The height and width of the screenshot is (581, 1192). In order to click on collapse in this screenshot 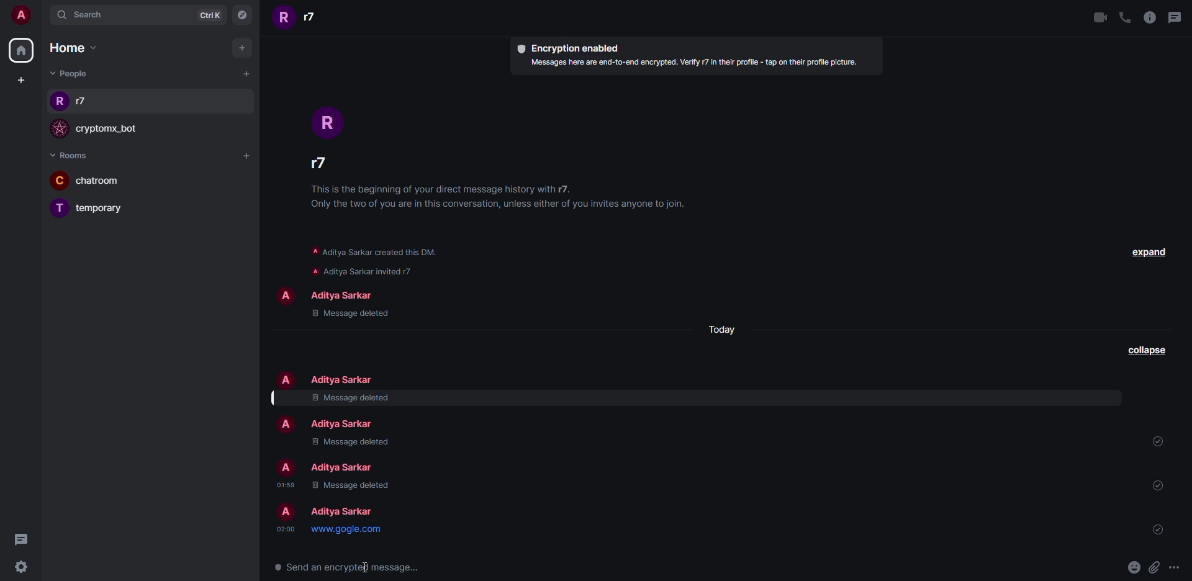, I will do `click(1142, 351)`.